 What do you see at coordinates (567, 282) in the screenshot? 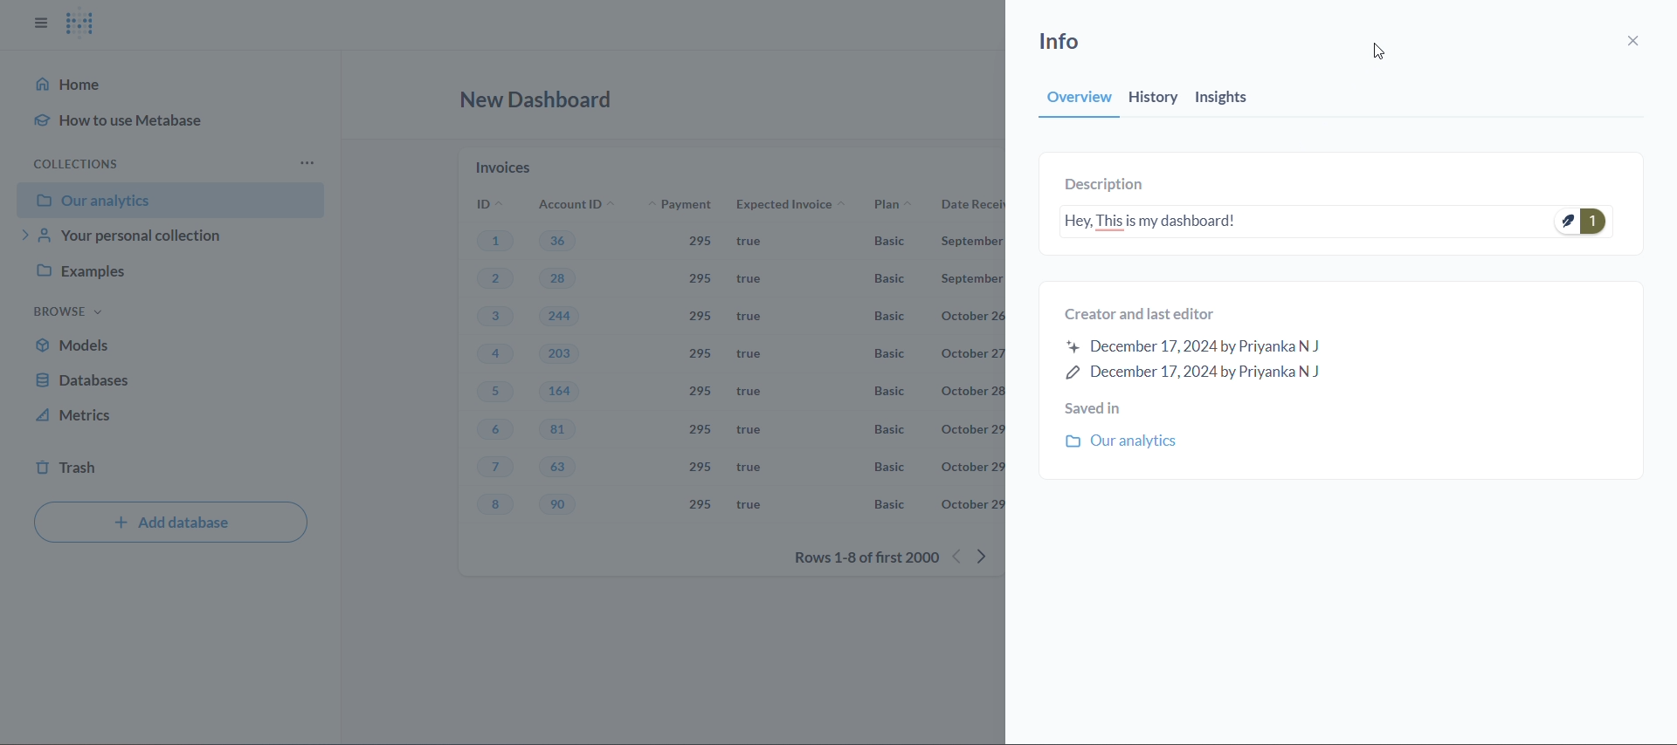
I see `28` at bounding box center [567, 282].